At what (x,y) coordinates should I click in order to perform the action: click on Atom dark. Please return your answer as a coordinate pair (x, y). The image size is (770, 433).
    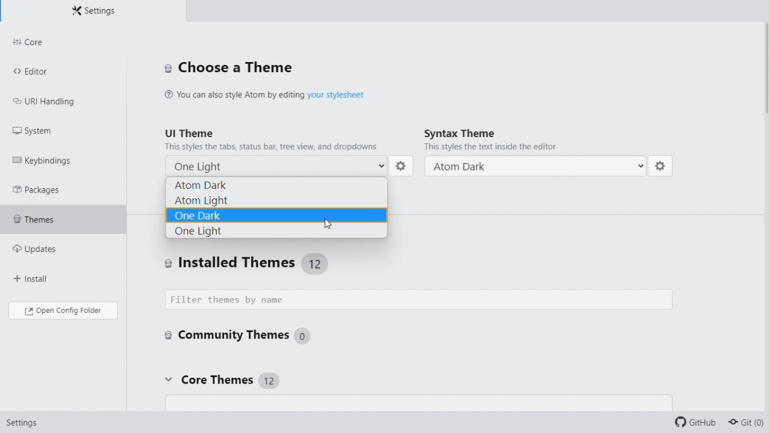
    Looking at the image, I should click on (280, 185).